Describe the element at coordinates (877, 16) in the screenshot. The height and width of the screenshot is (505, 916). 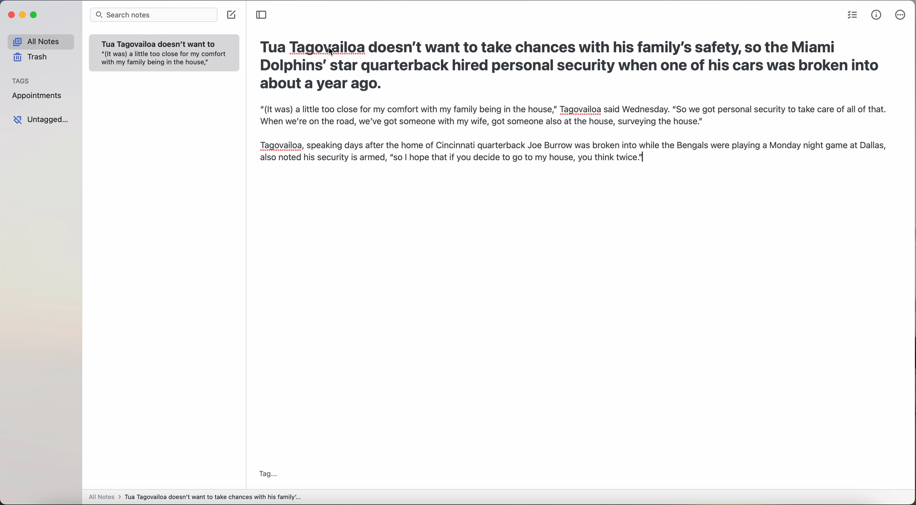
I see `metrics` at that location.